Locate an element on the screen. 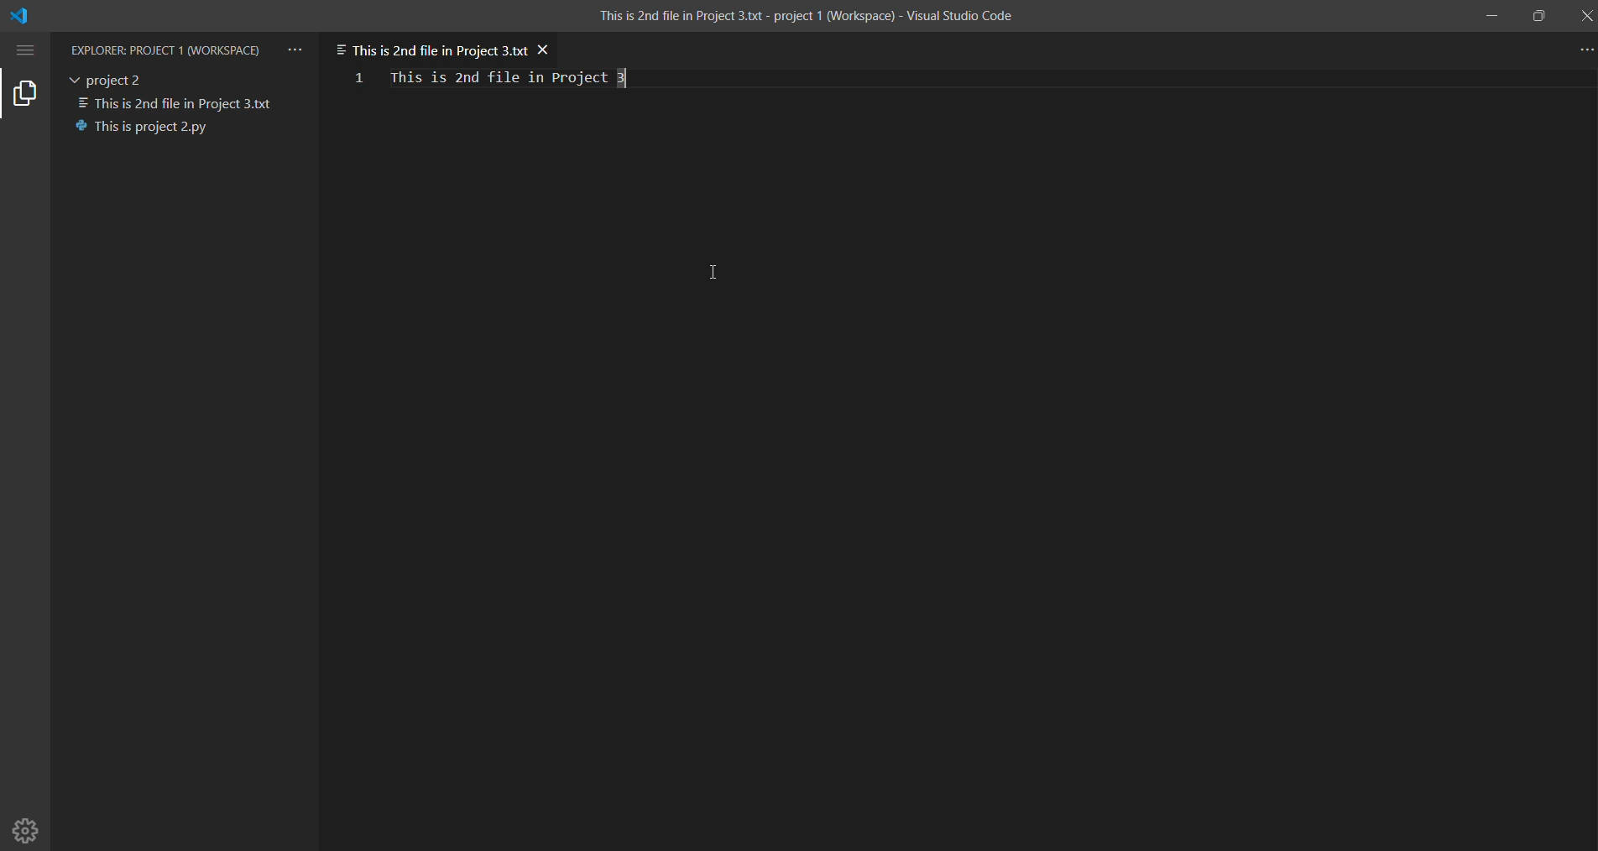  explorer workspace is located at coordinates (167, 48).